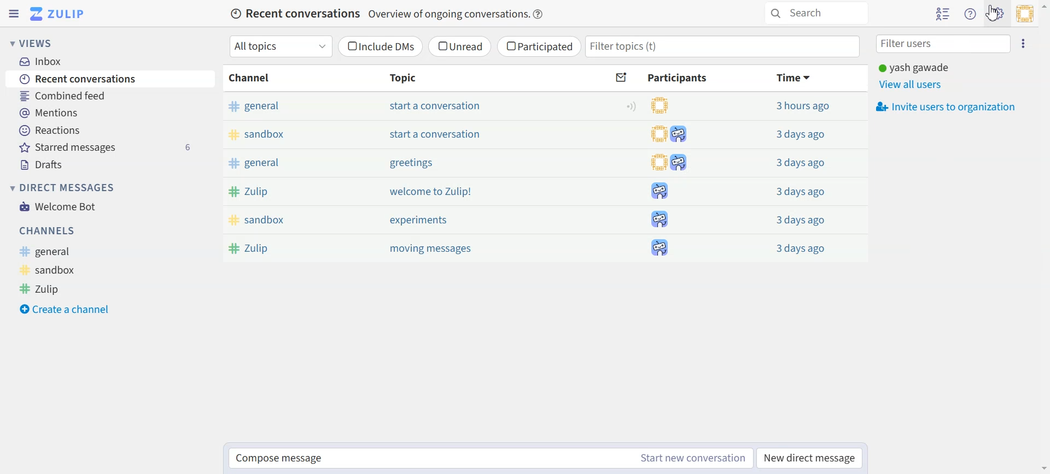  What do you see at coordinates (413, 163) in the screenshot?
I see `greetings` at bounding box center [413, 163].